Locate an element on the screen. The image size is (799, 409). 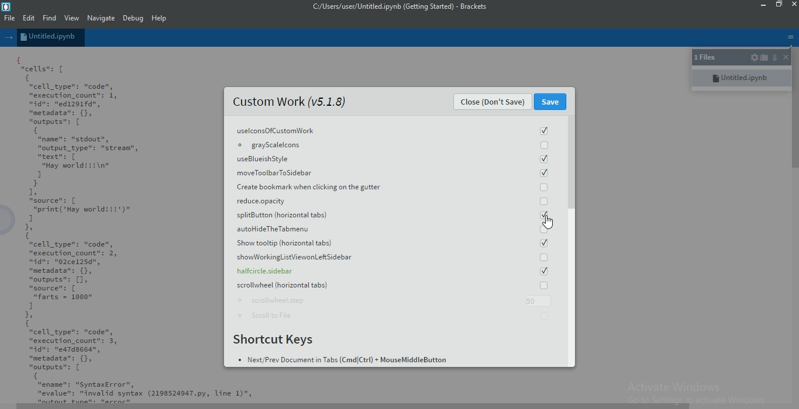
Edit is located at coordinates (31, 18).